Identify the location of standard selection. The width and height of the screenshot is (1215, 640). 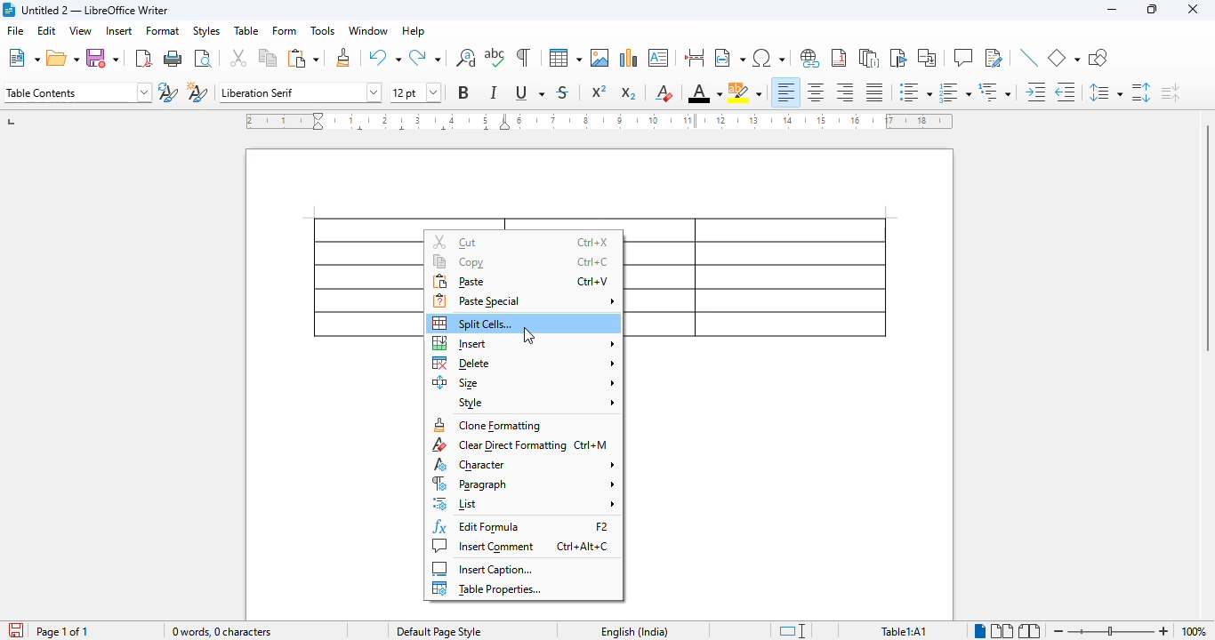
(792, 630).